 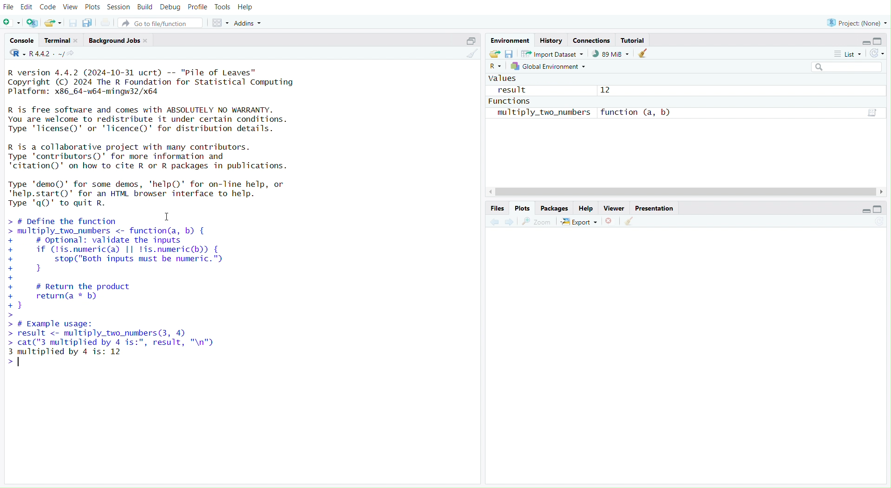 I want to click on Terminal, so click(x=61, y=40).